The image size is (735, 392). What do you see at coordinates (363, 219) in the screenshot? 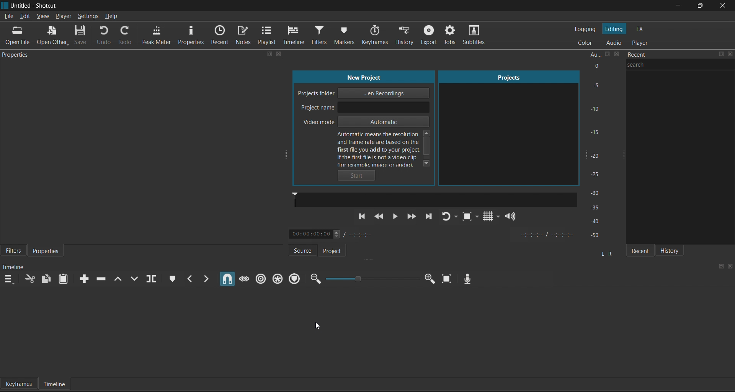
I see `Previous` at bounding box center [363, 219].